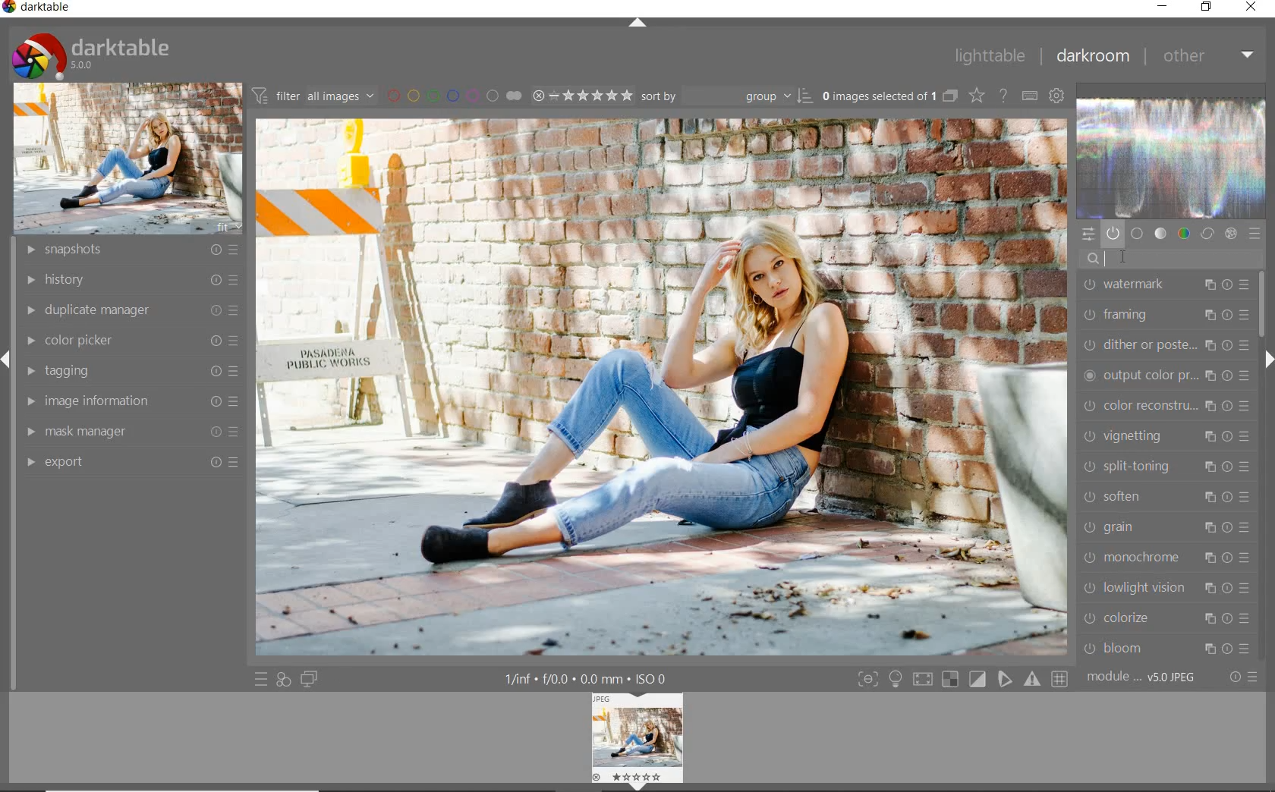 The width and height of the screenshot is (1275, 792). Describe the element at coordinates (1166, 529) in the screenshot. I see `grain` at that location.